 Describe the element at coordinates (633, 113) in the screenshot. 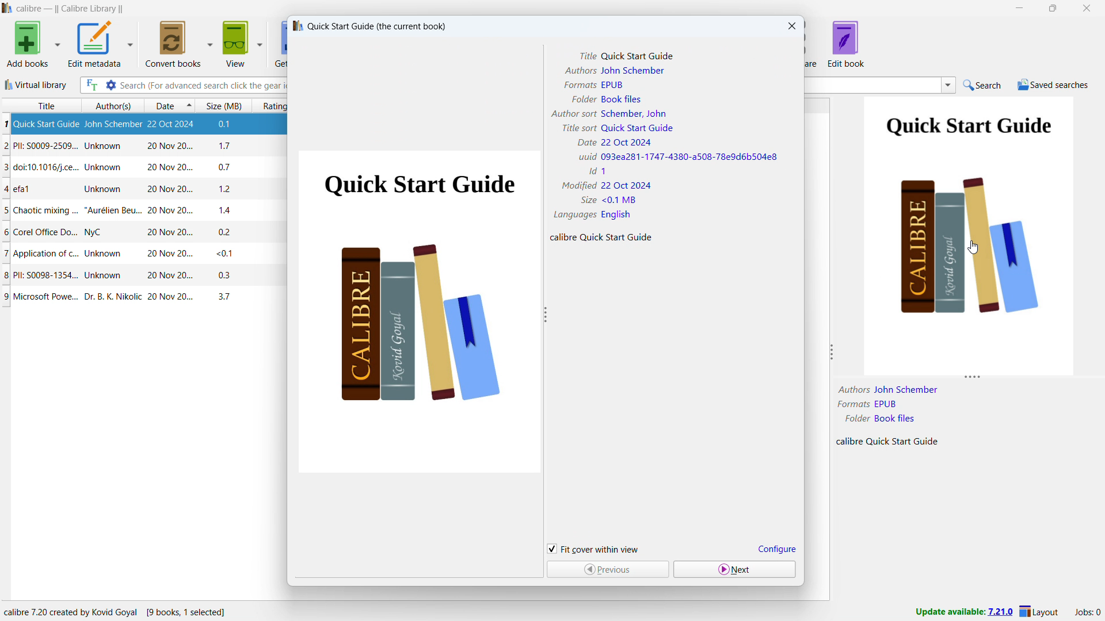

I see `Schember John` at that location.